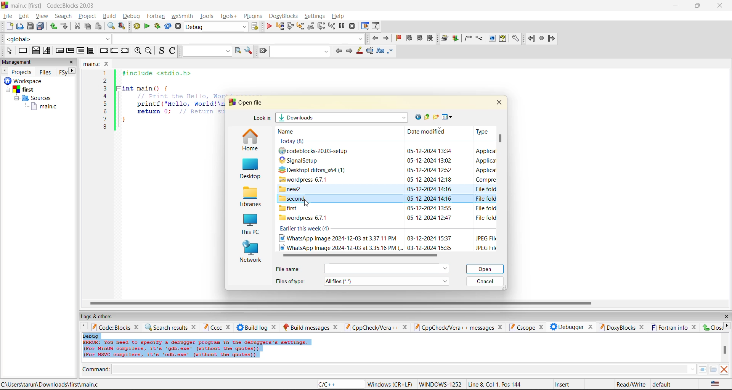 Image resolution: width=732 pixels, height=390 pixels. What do you see at coordinates (486, 269) in the screenshot?
I see `open` at bounding box center [486, 269].